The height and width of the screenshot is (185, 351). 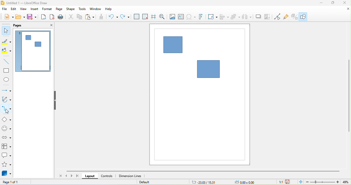 I want to click on undo, so click(x=114, y=17).